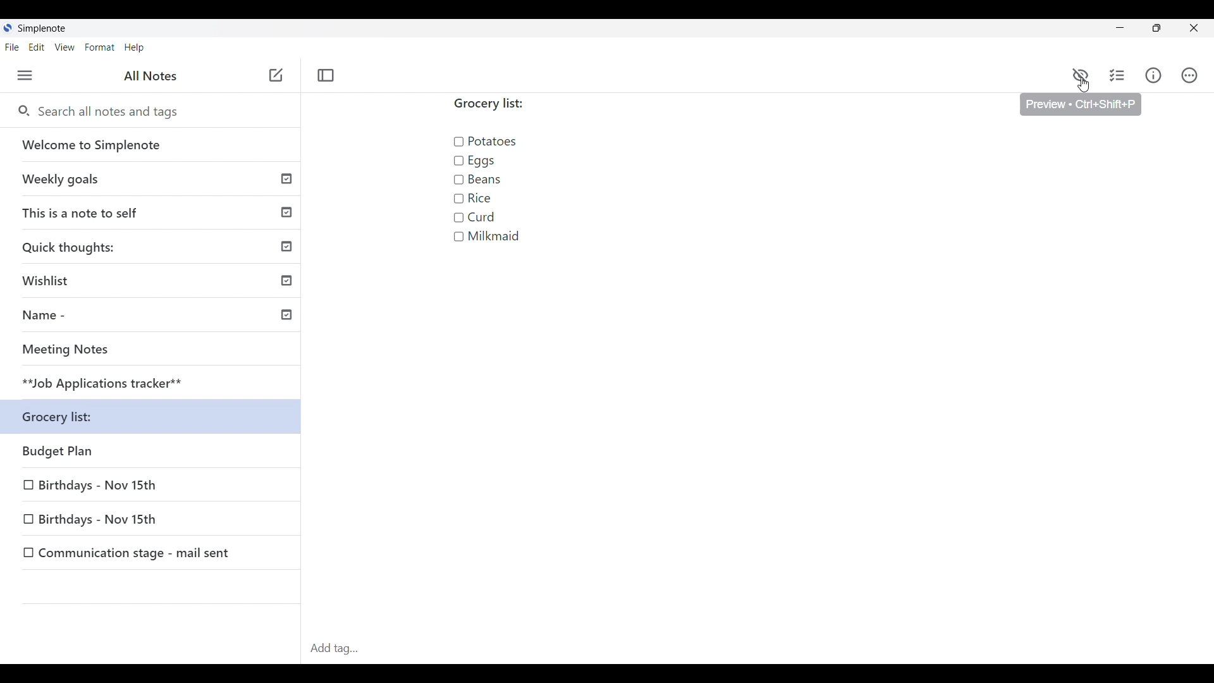  What do you see at coordinates (1081, 75) in the screenshot?
I see `Indicates markdown preview toggle is on` at bounding box center [1081, 75].